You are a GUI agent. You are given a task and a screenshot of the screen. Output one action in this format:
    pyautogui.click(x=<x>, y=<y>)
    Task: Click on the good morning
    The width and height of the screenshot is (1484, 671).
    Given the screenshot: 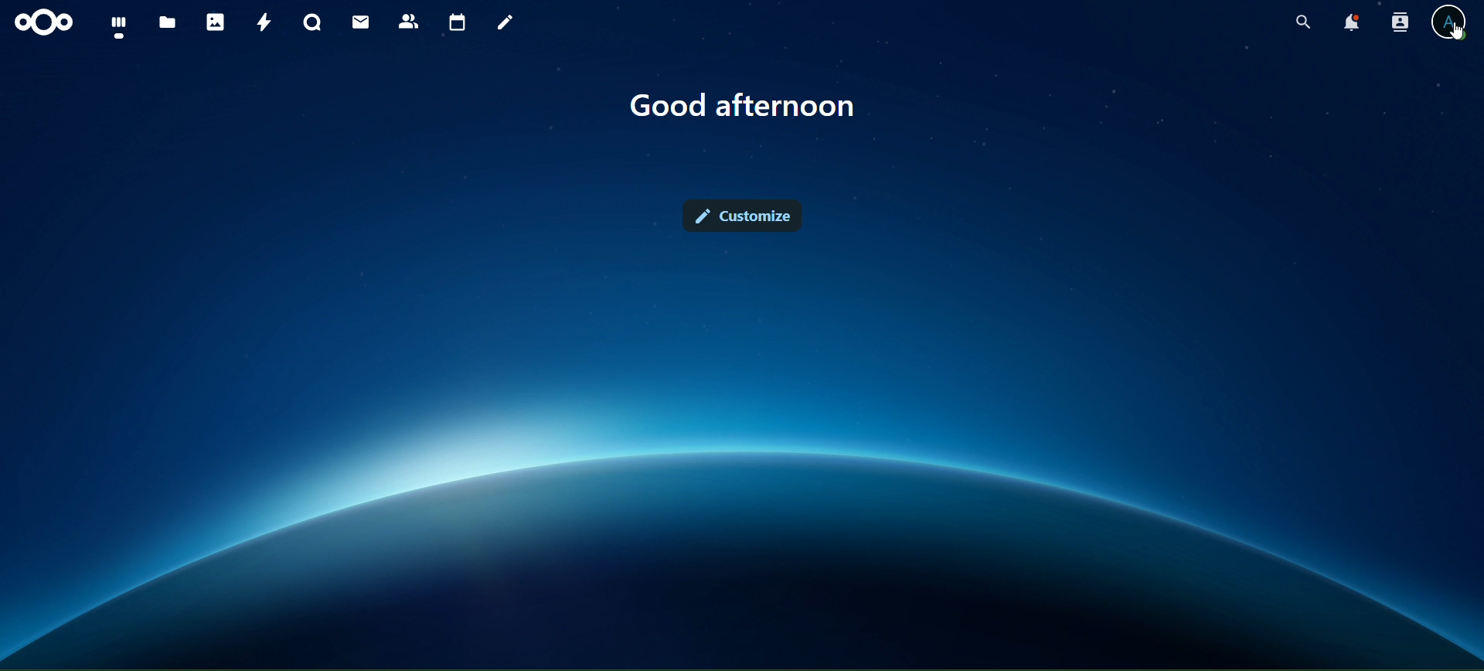 What is the action you would take?
    pyautogui.click(x=746, y=105)
    